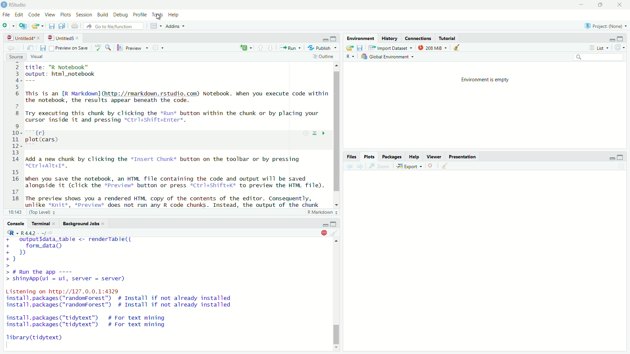 Image resolution: width=630 pixels, height=354 pixels. Describe the element at coordinates (360, 167) in the screenshot. I see `move forward` at that location.